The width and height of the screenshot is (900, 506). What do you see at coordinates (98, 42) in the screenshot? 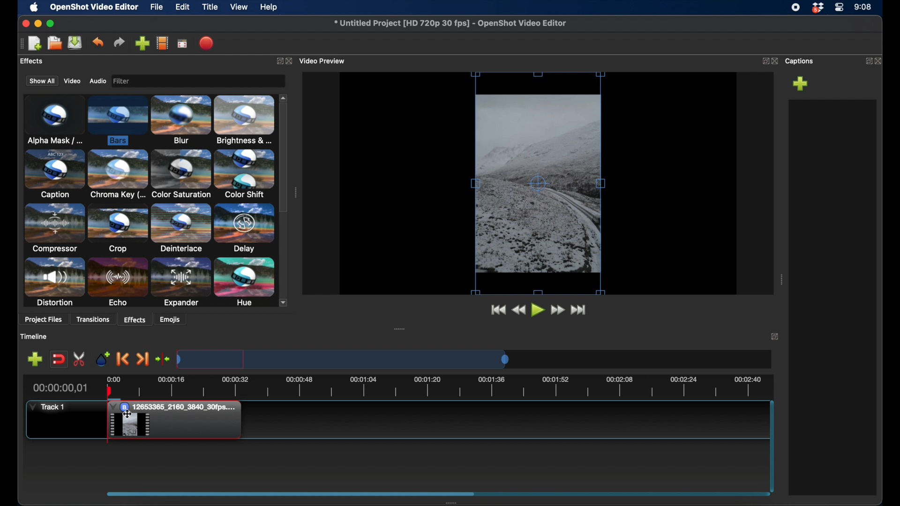
I see `undo` at bounding box center [98, 42].